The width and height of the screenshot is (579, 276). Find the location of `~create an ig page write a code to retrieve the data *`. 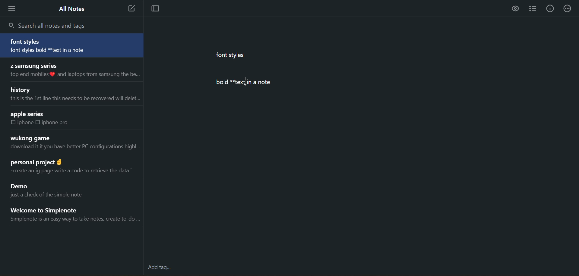

~create an ig page write a code to retrieve the data * is located at coordinates (69, 171).